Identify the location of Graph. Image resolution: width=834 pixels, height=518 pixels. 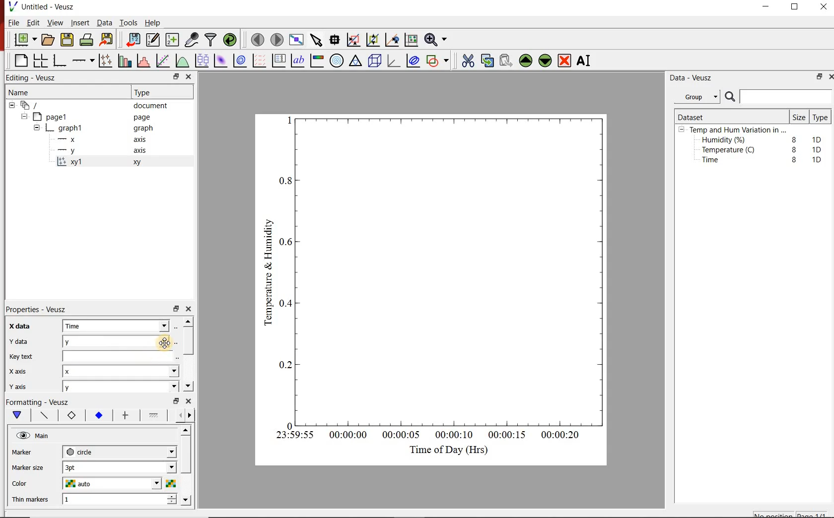
(453, 269).